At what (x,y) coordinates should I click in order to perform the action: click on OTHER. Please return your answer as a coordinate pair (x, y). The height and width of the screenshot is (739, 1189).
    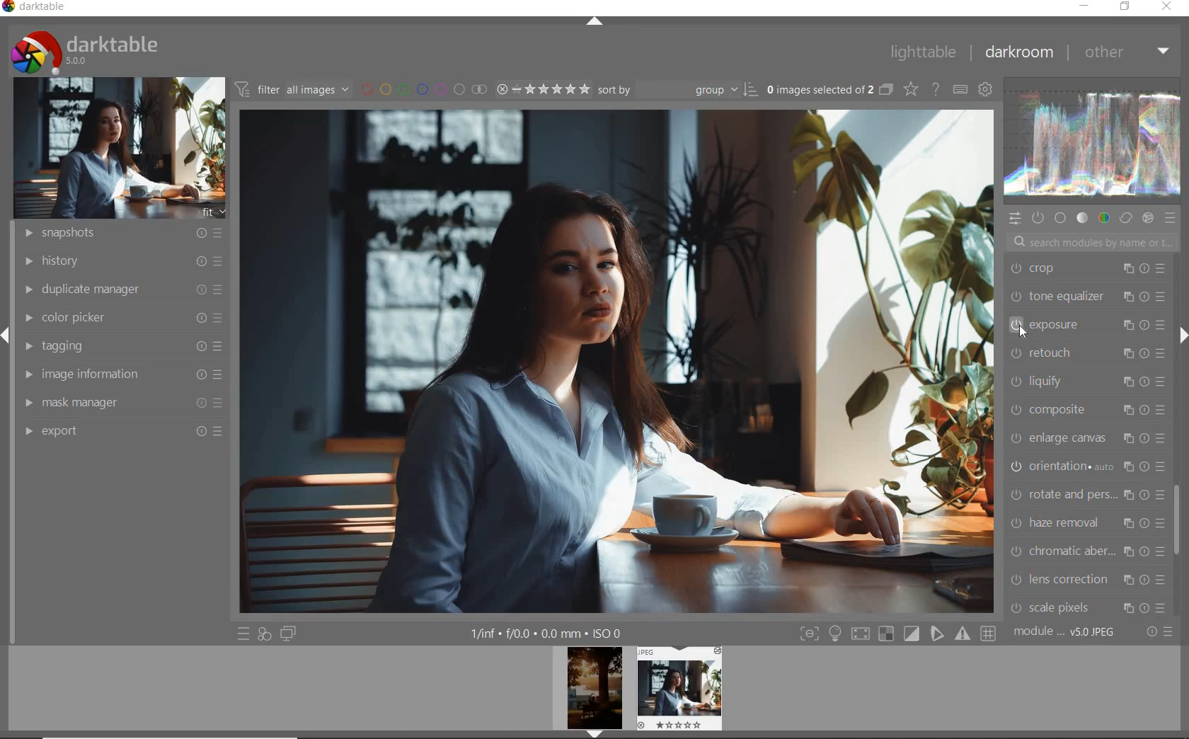
    Looking at the image, I should click on (1127, 55).